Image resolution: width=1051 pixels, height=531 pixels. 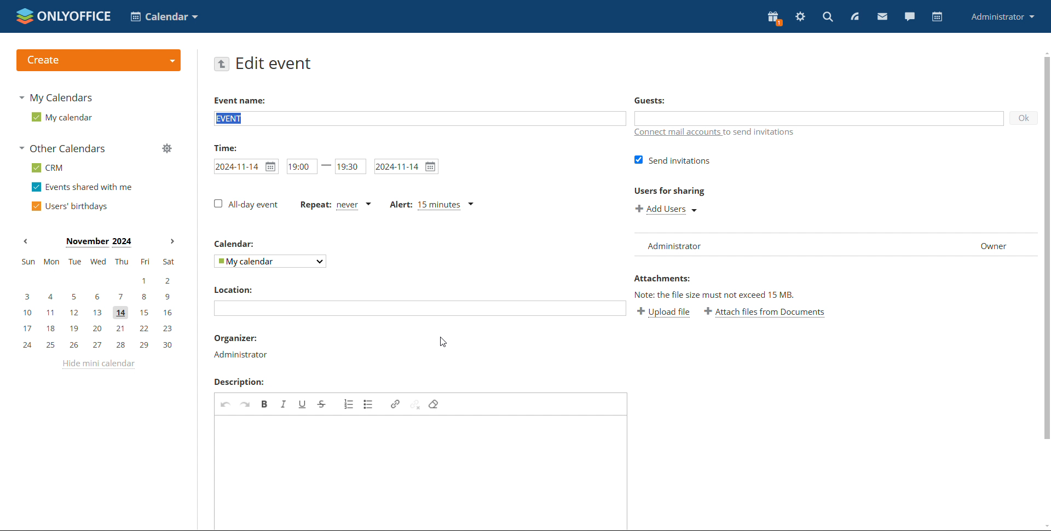 I want to click on next month, so click(x=173, y=242).